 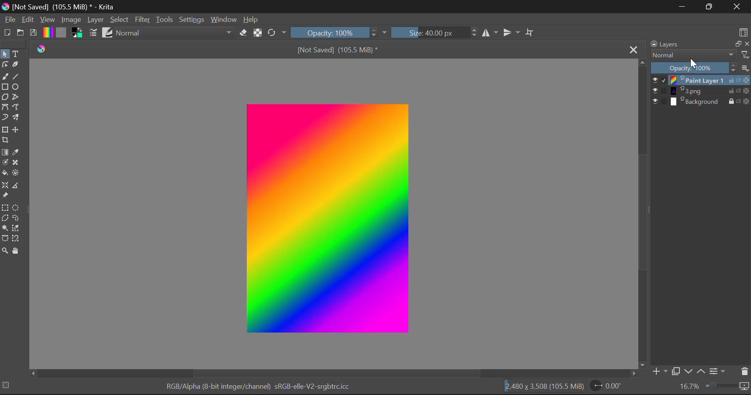 I want to click on Dynamic Brush Tool, so click(x=5, y=117).